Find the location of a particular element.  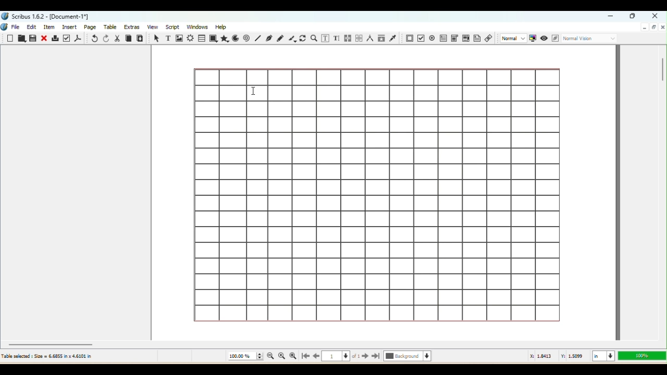

Print is located at coordinates (55, 39).